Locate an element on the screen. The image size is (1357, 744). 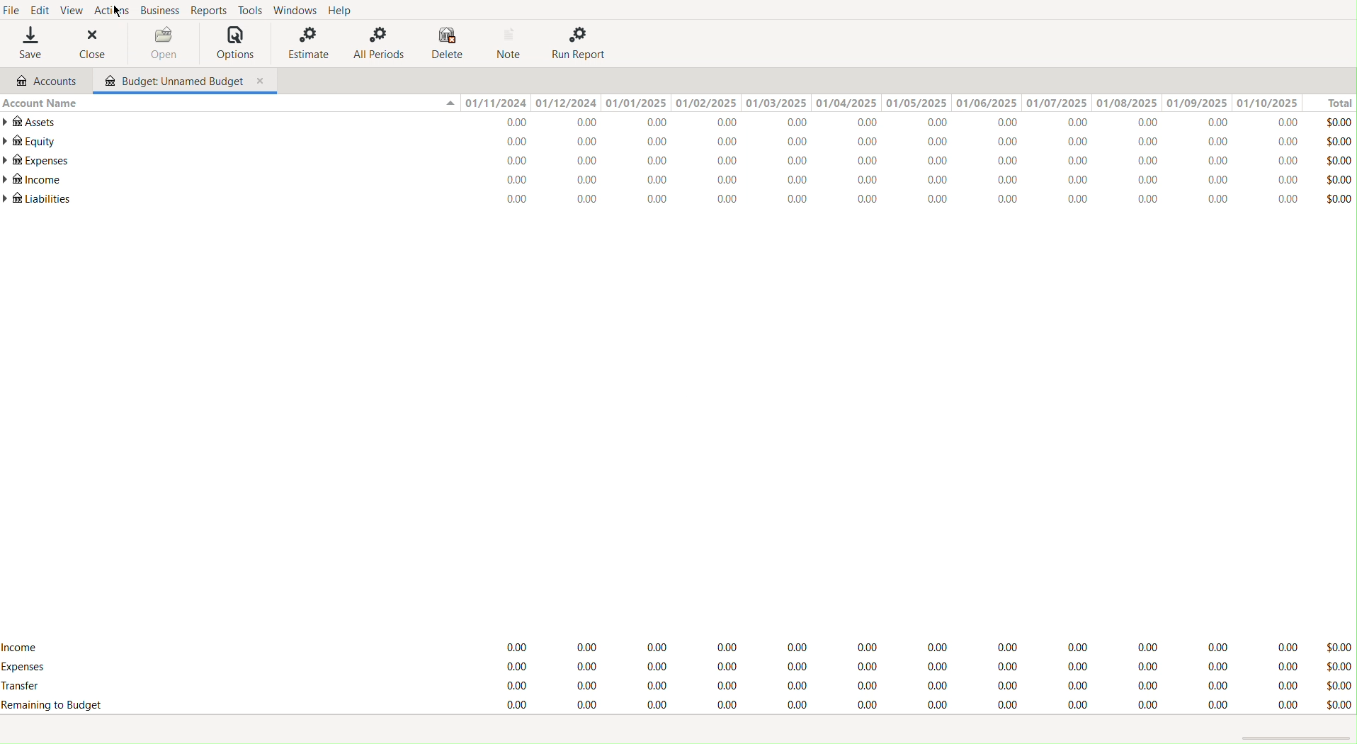
Open is located at coordinates (160, 43).